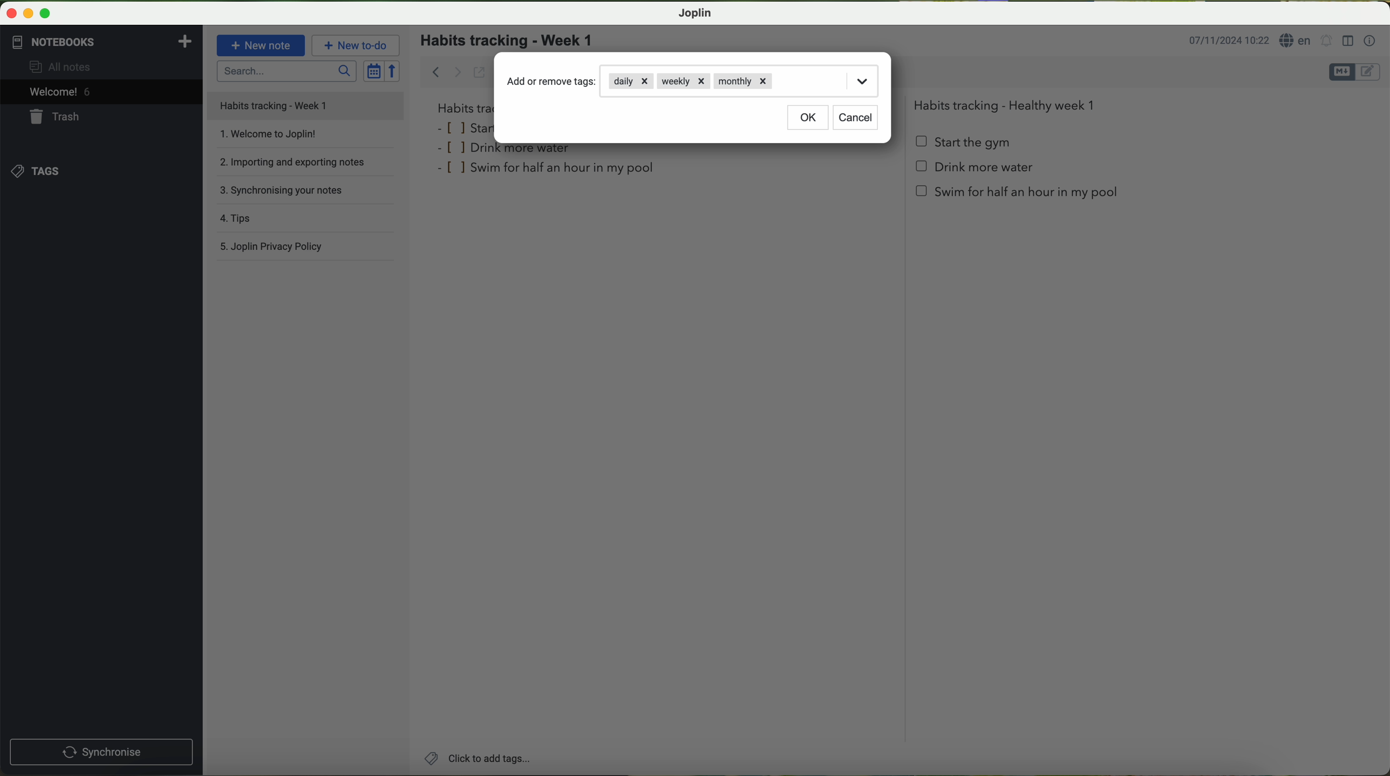 This screenshot has width=1390, height=776. What do you see at coordinates (310, 194) in the screenshot?
I see `synchronising your notes` at bounding box center [310, 194].